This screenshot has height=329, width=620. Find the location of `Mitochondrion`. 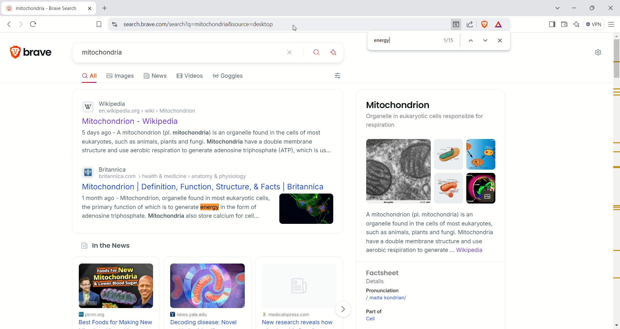

Mitochondrion is located at coordinates (419, 105).